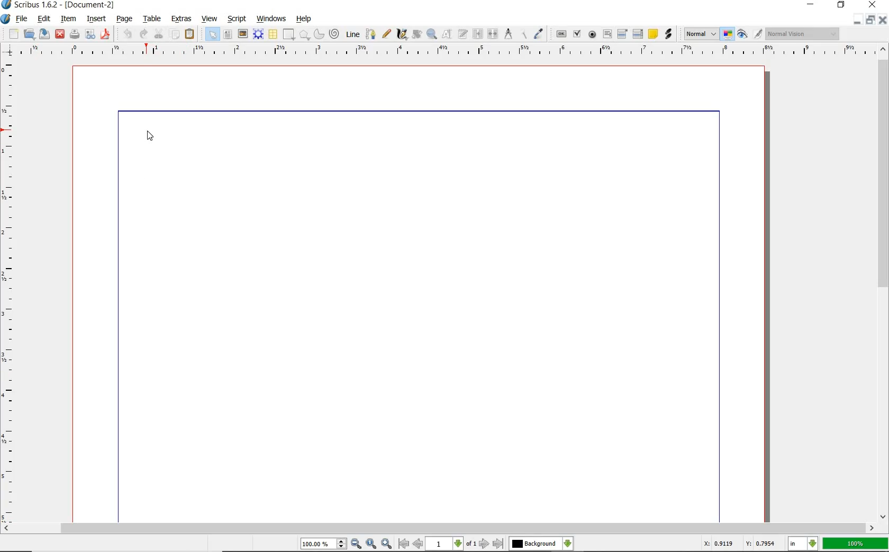 This screenshot has width=889, height=552. What do you see at coordinates (419, 545) in the screenshot?
I see `go to previous page` at bounding box center [419, 545].